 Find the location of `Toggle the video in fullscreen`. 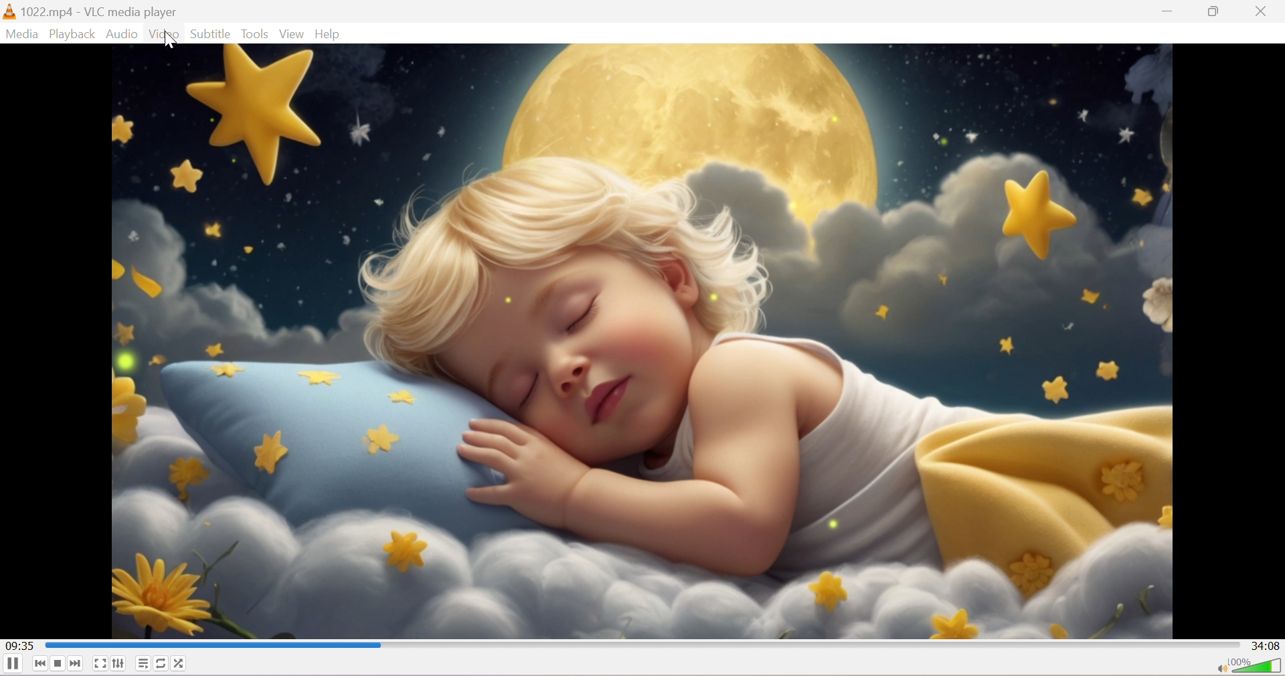

Toggle the video in fullscreen is located at coordinates (100, 665).